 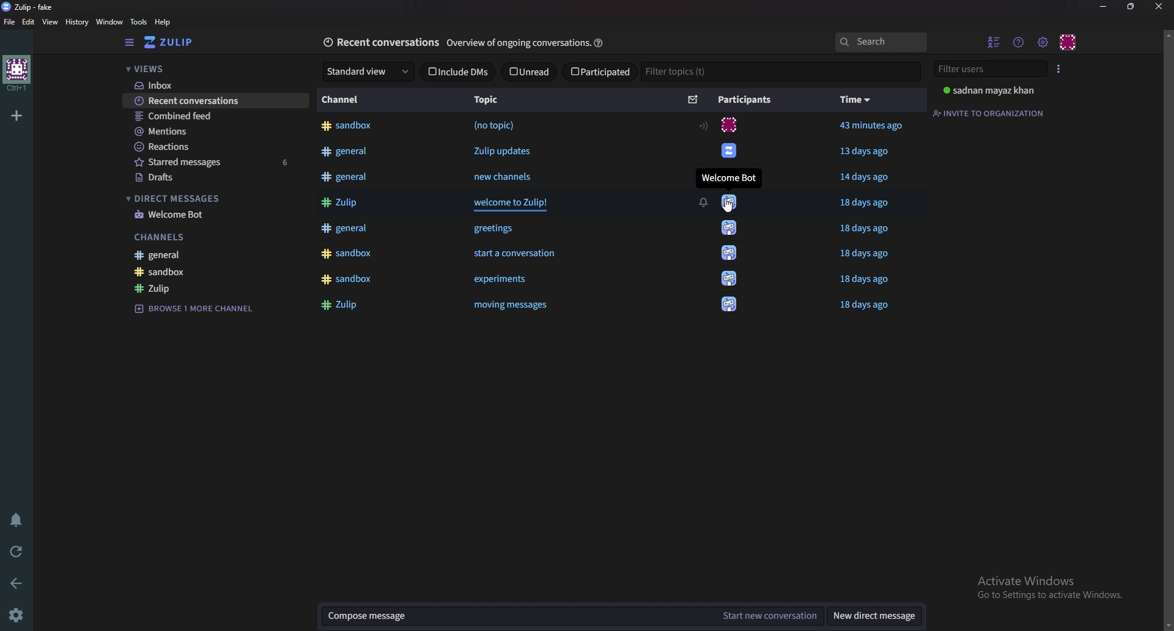 I want to click on cursor, so click(x=732, y=207).